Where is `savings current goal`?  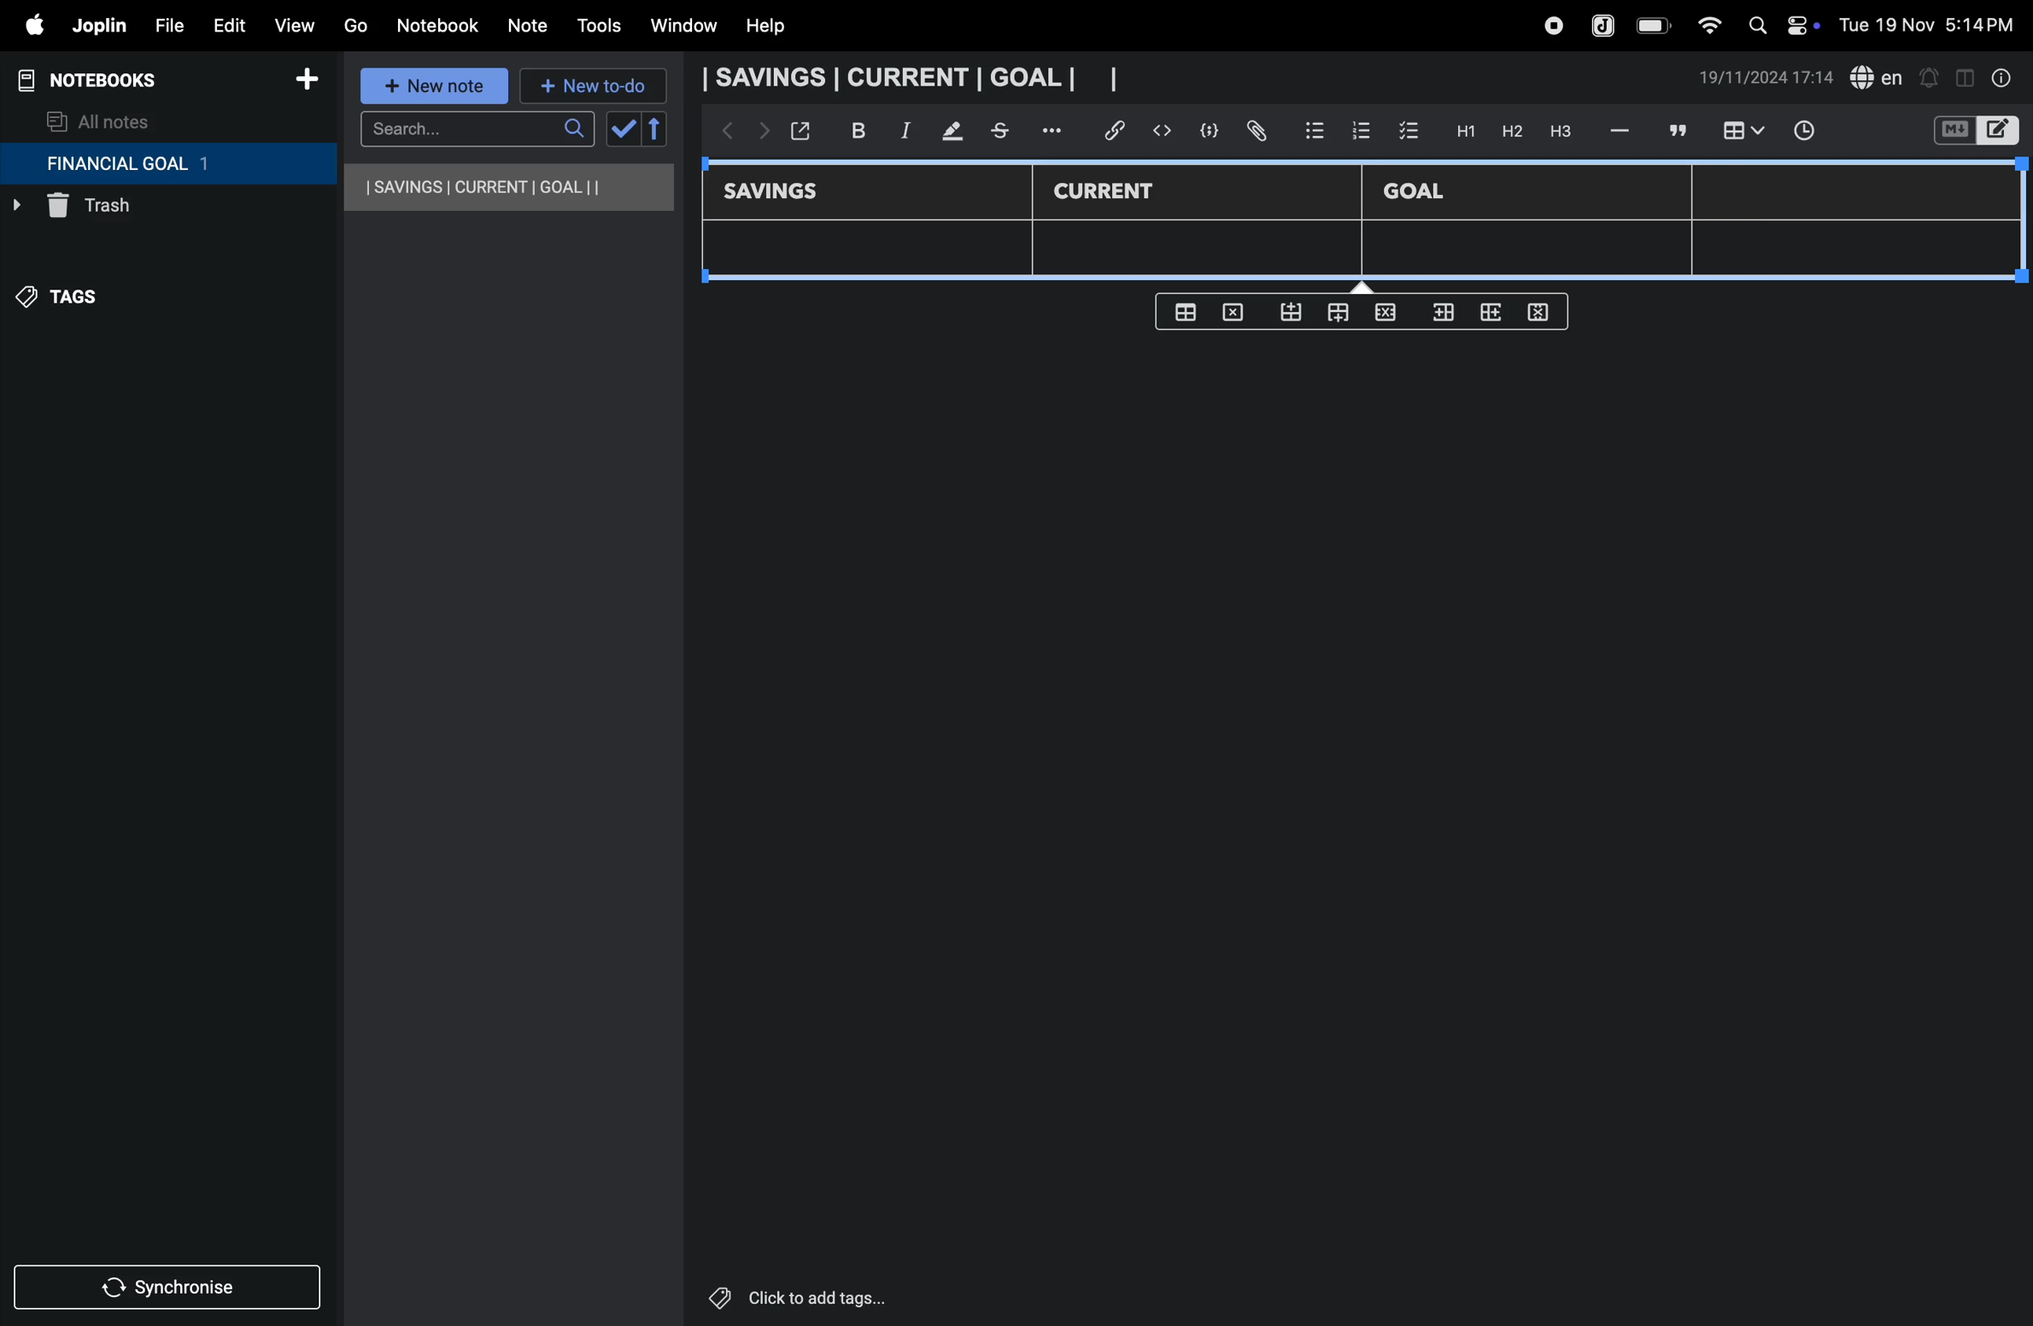
savings current goal is located at coordinates (930, 75).